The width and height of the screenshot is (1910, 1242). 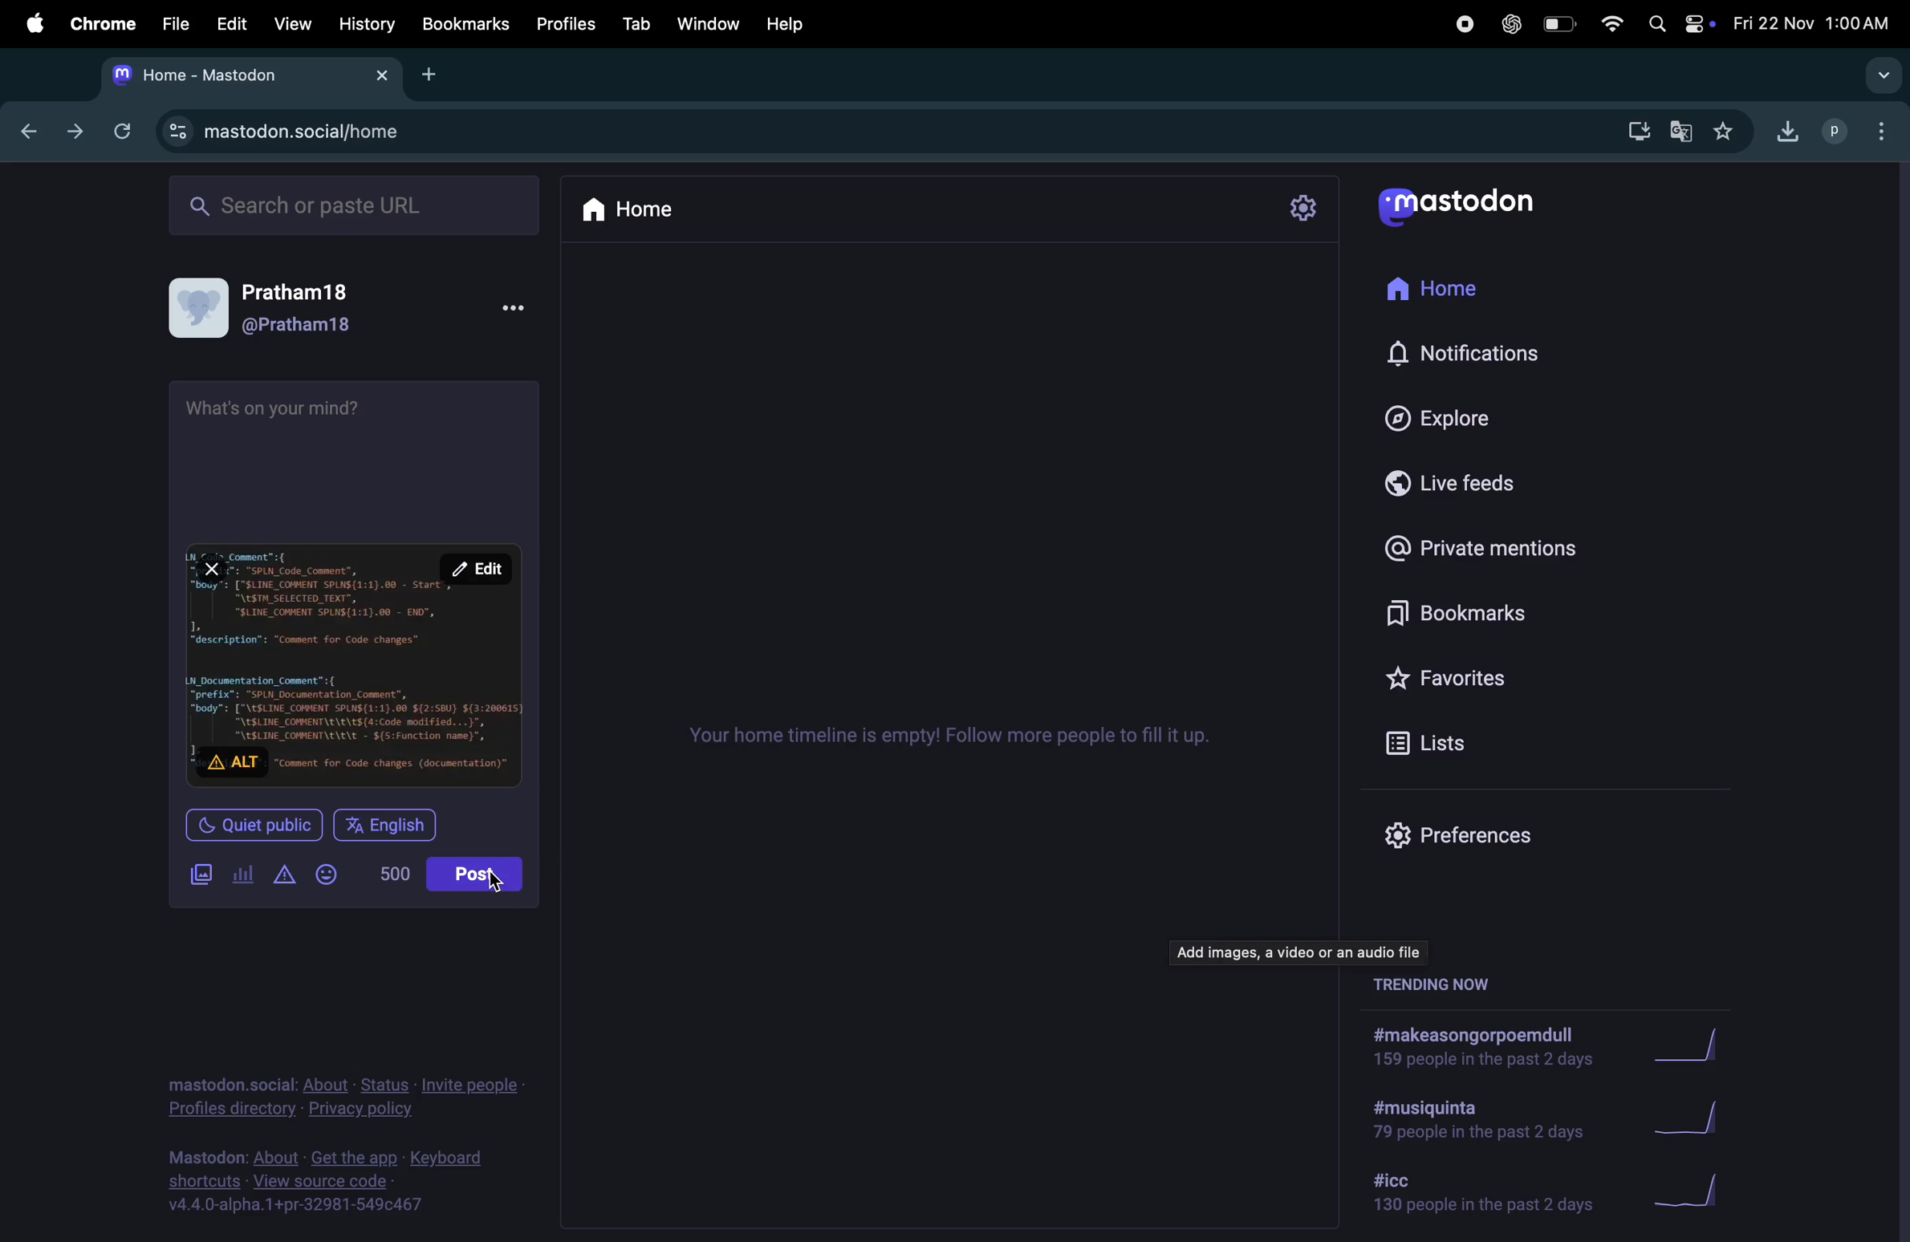 I want to click on Pratham18, so click(x=292, y=293).